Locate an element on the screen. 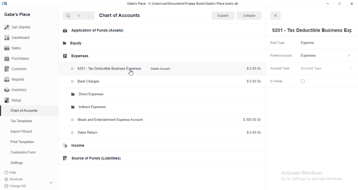  Activate Windows
Go to Settings to activate Windows. is located at coordinates (311, 178).